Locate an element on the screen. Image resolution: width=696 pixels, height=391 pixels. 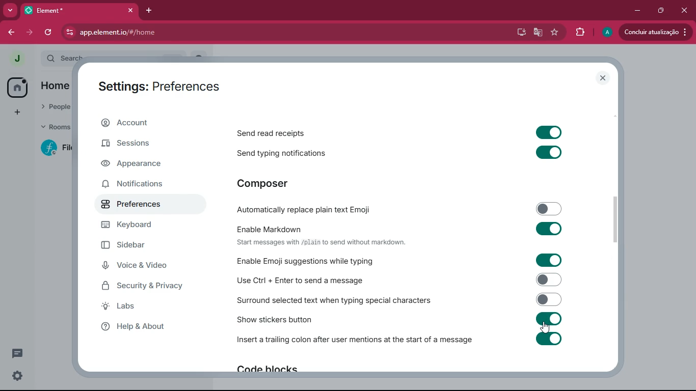
desktop is located at coordinates (519, 33).